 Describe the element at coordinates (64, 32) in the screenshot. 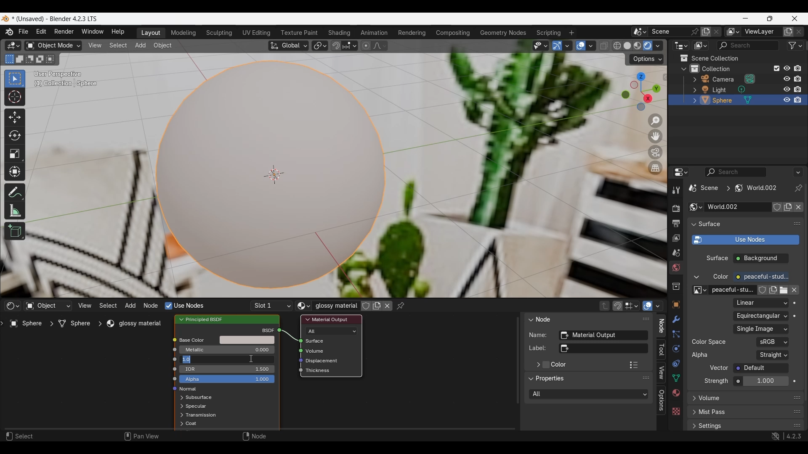

I see `Render menu` at that location.